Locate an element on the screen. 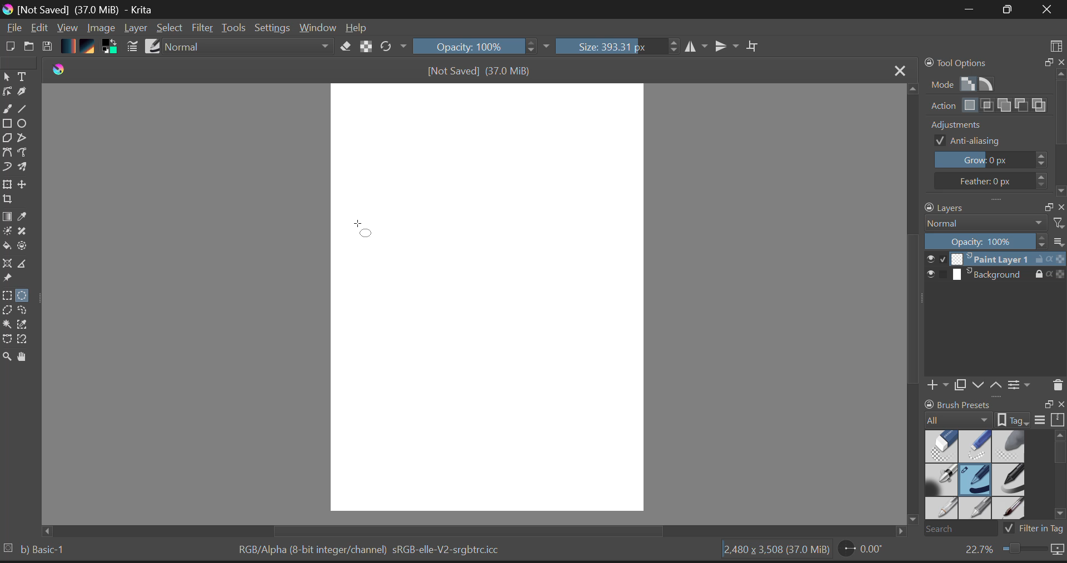 The width and height of the screenshot is (1067, 563). Continuous Selection is located at coordinates (9, 325).